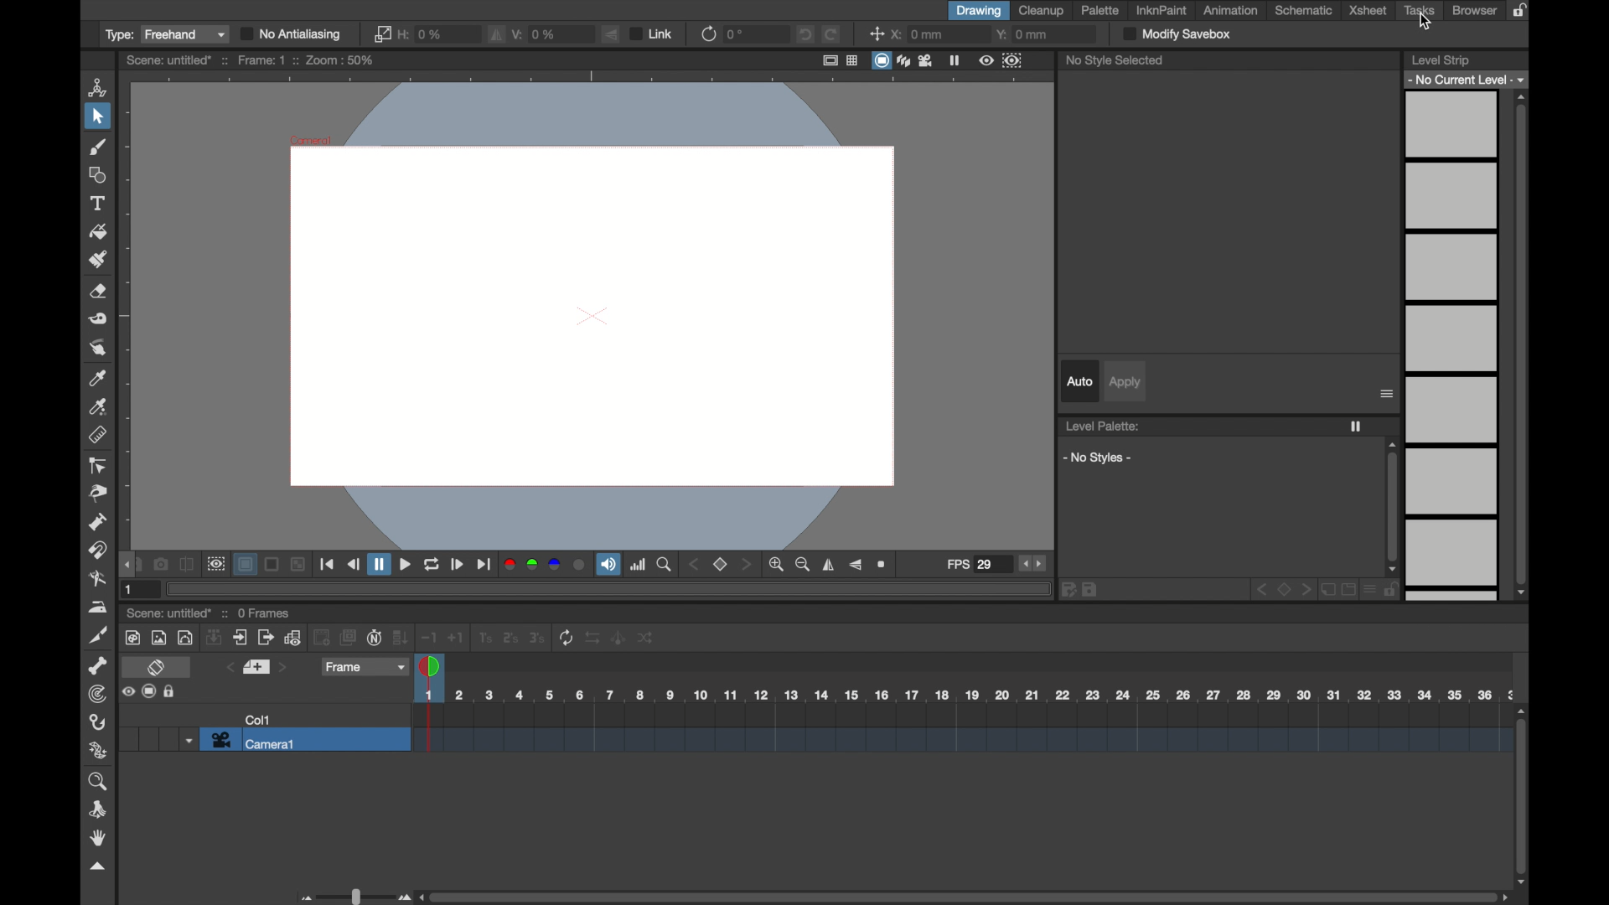 The width and height of the screenshot is (1609, 905). What do you see at coordinates (97, 466) in the screenshot?
I see `control point editor tool` at bounding box center [97, 466].